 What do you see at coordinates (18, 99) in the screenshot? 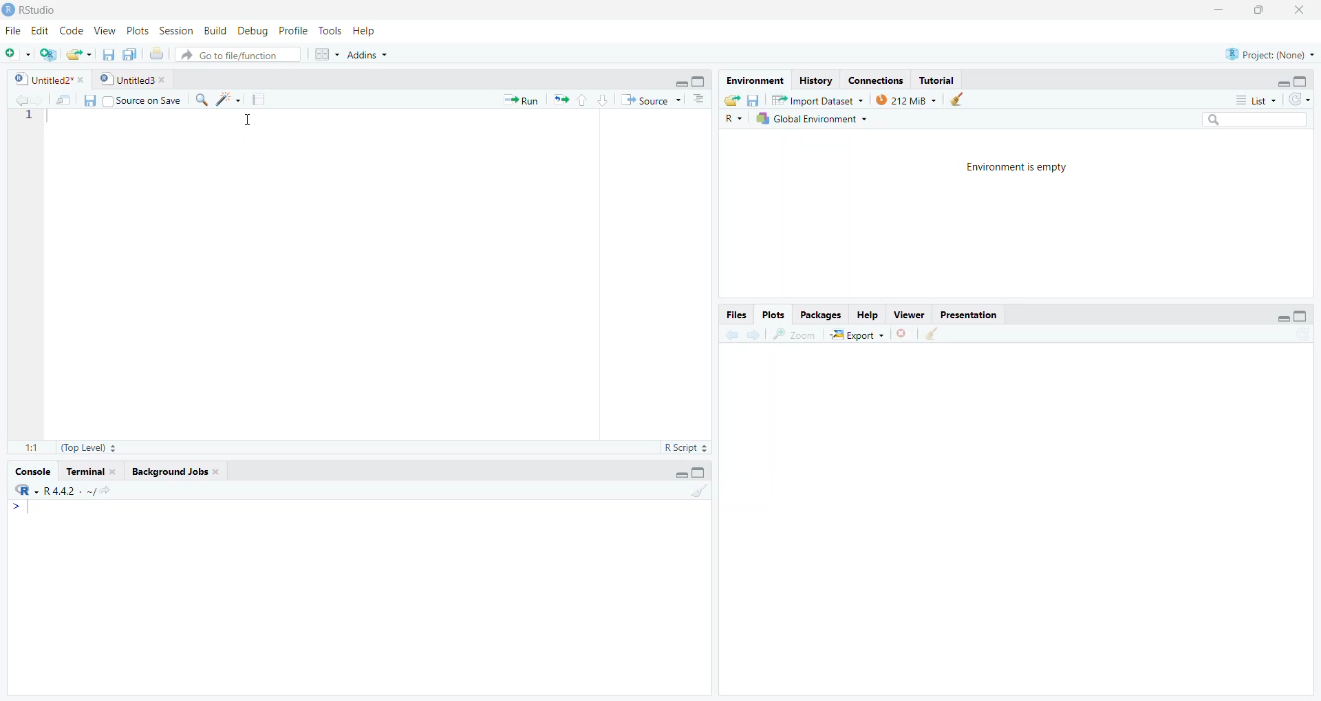
I see `previous` at bounding box center [18, 99].